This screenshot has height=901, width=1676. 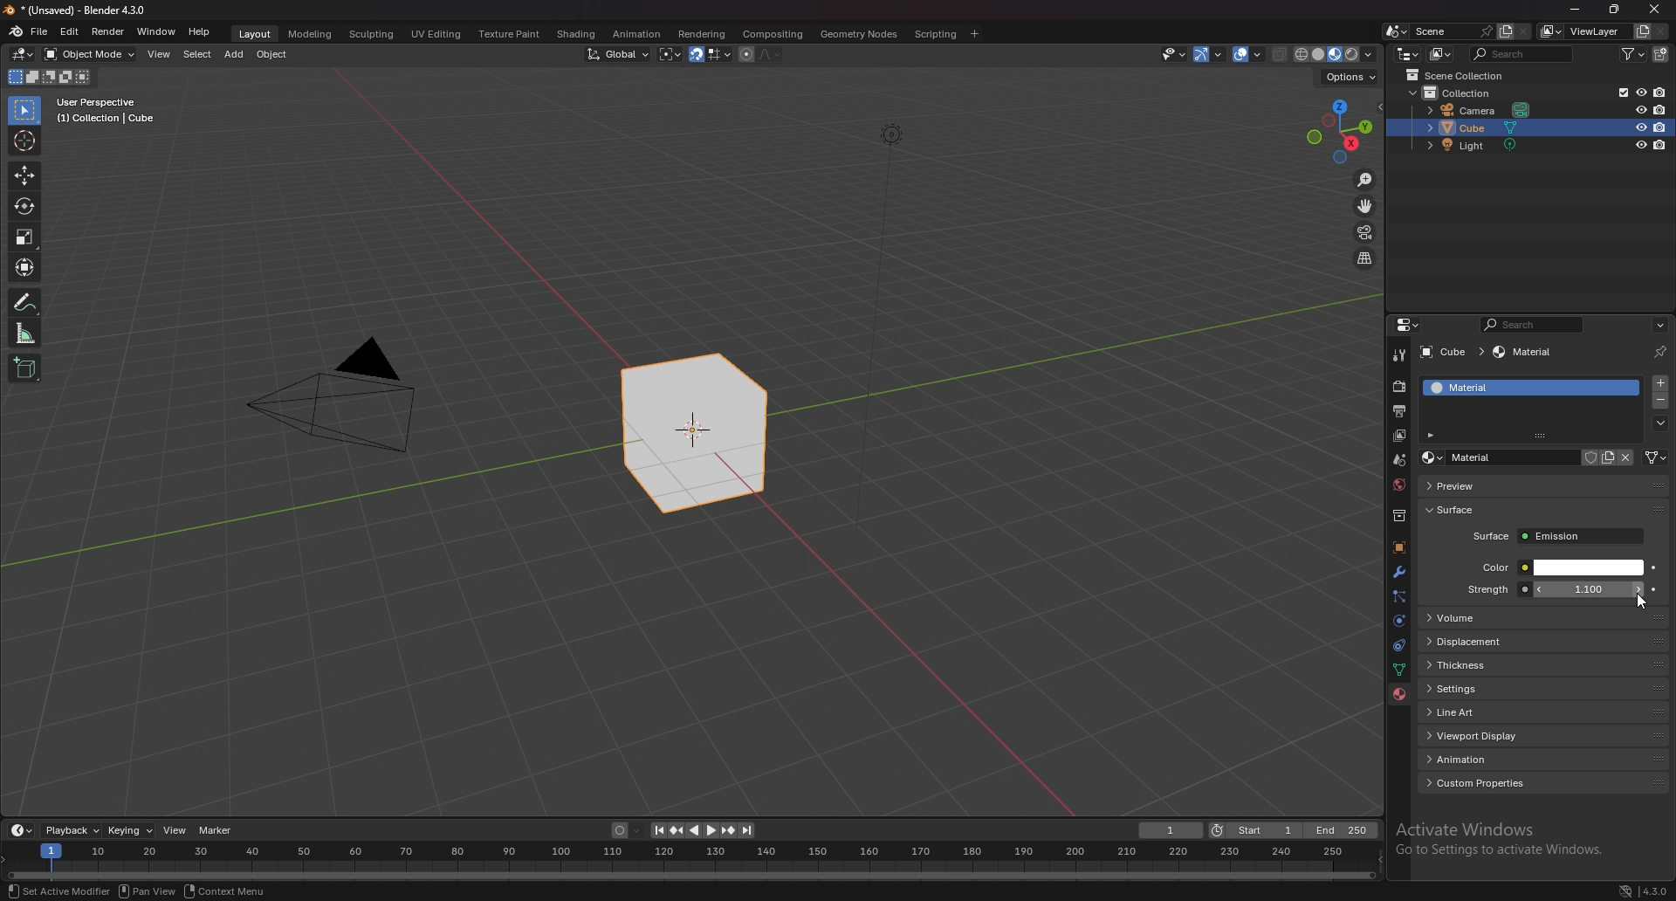 What do you see at coordinates (1643, 602) in the screenshot?
I see `cursor` at bounding box center [1643, 602].